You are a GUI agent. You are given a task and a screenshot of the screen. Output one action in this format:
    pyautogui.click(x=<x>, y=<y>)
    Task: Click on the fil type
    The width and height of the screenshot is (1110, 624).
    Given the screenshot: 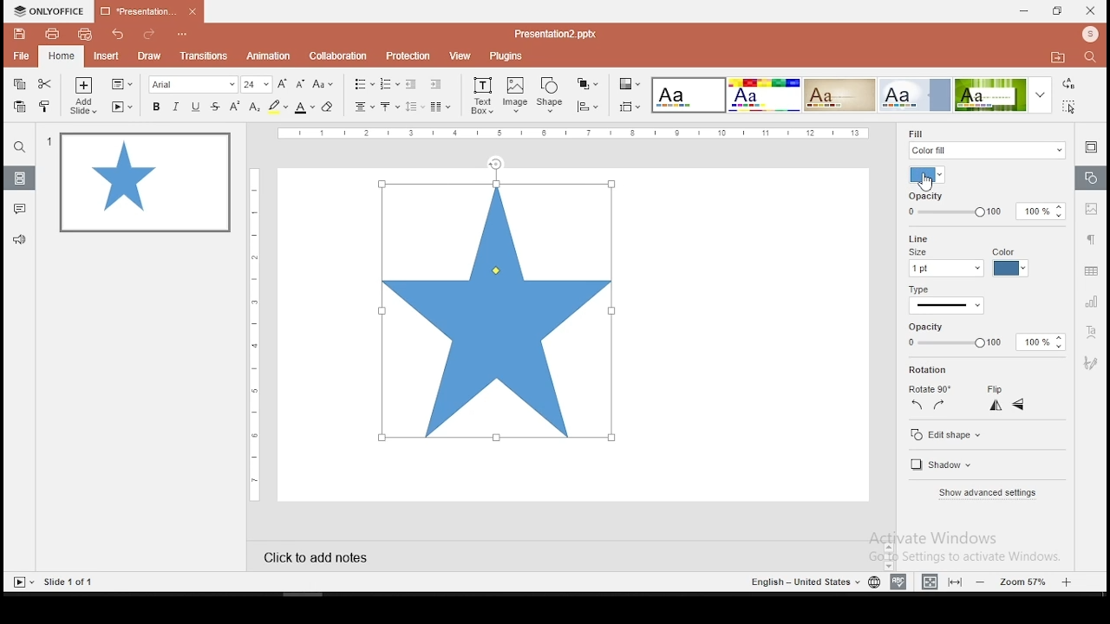 What is the action you would take?
    pyautogui.click(x=987, y=144)
    